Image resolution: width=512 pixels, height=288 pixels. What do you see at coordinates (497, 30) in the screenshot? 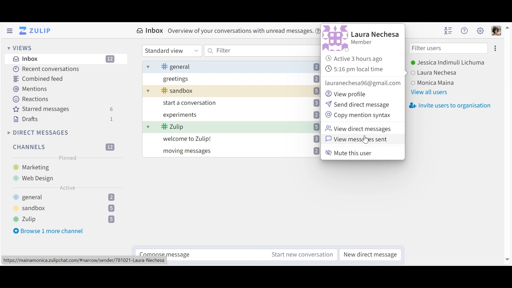
I see `Personal menu` at bounding box center [497, 30].